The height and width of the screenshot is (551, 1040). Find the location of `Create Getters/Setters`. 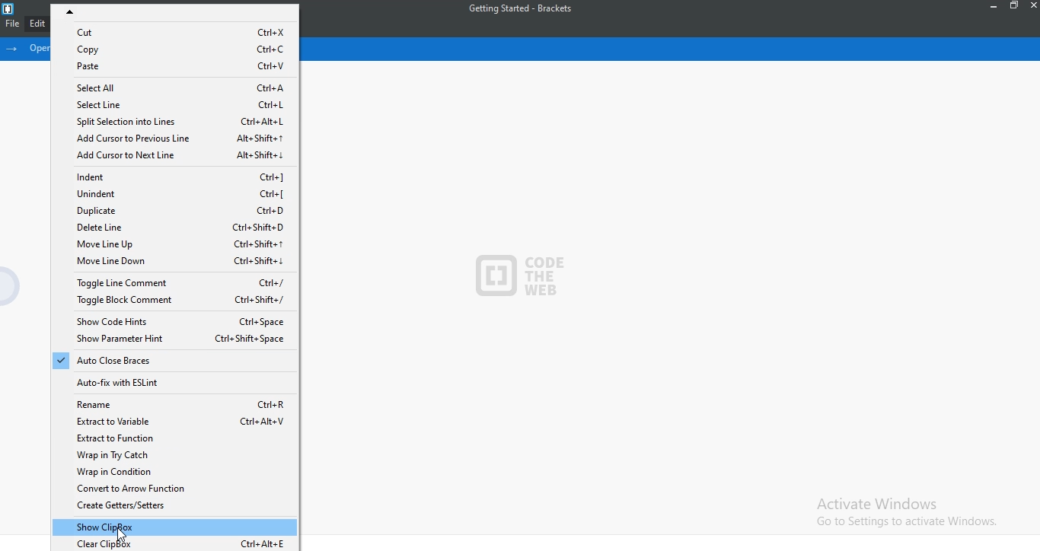

Create Getters/Setters is located at coordinates (174, 508).